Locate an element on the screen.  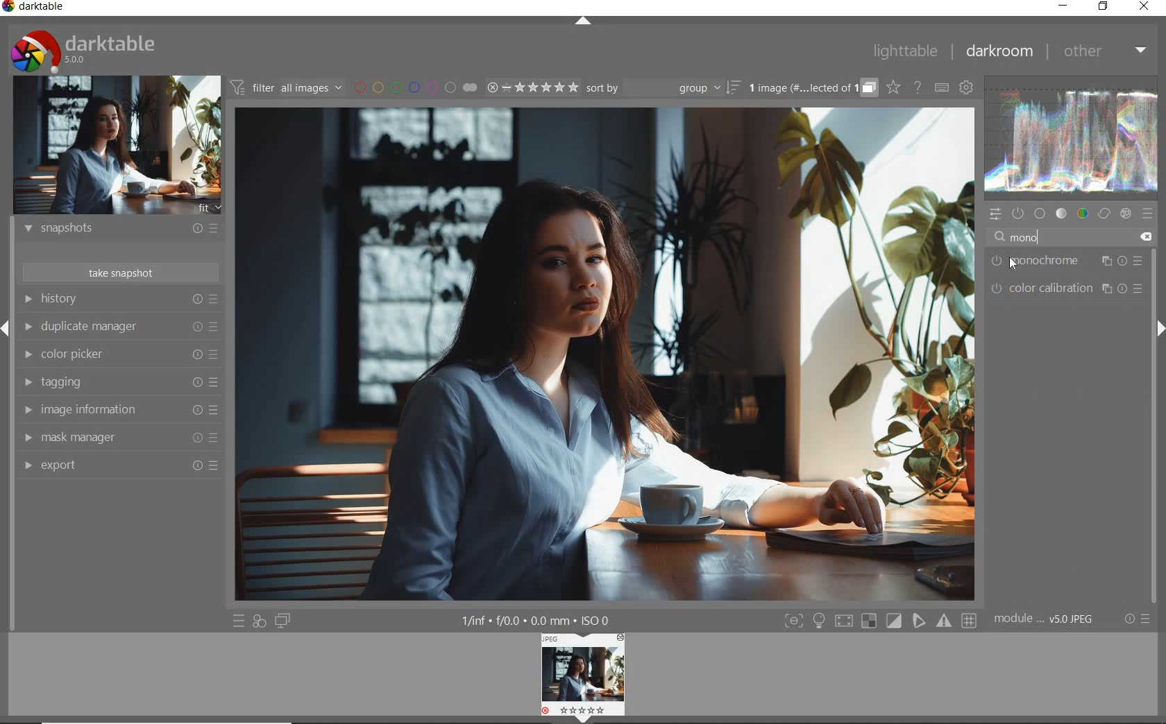
take snapshot is located at coordinates (119, 272).